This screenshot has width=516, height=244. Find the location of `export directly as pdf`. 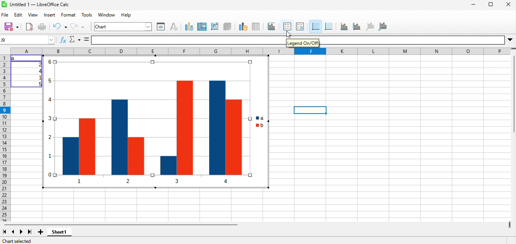

export directly as pdf is located at coordinates (30, 27).